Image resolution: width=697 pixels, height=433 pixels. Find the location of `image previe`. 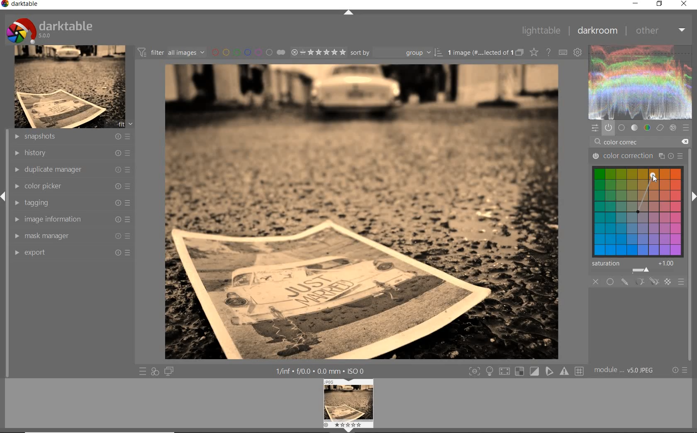

image previe is located at coordinates (349, 406).